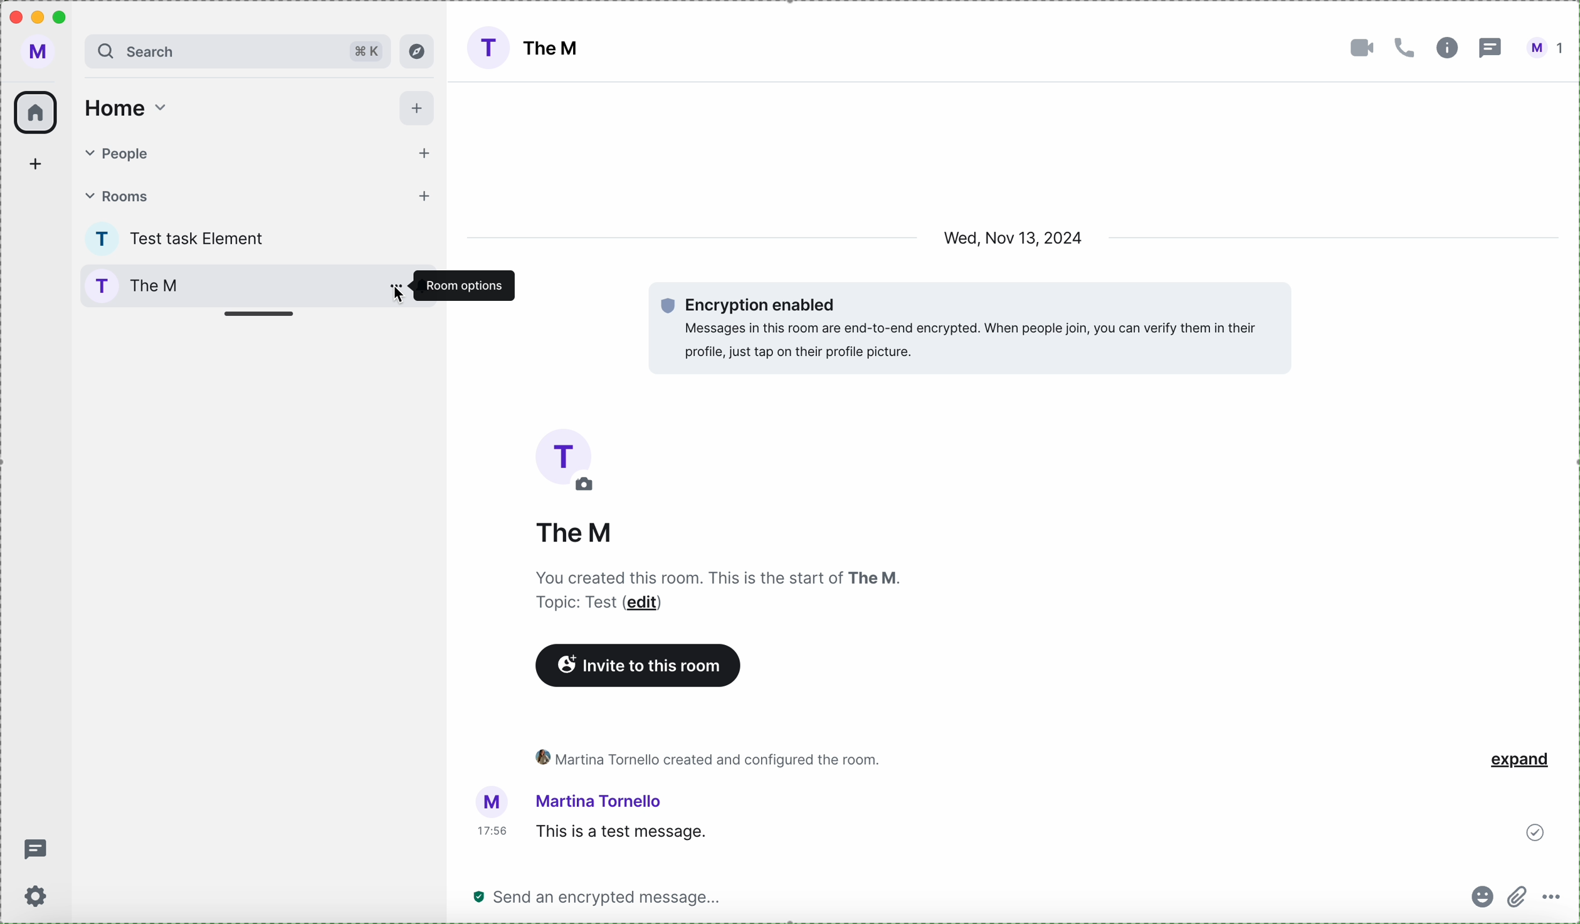  I want to click on edit, so click(650, 604).